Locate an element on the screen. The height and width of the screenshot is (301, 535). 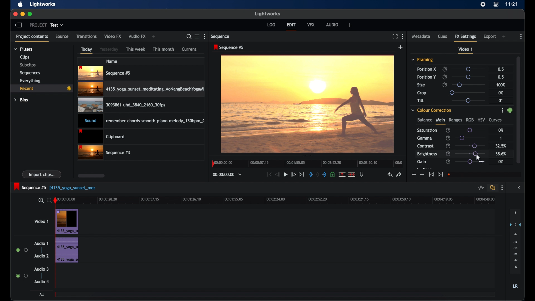
video 1 is located at coordinates (465, 50).